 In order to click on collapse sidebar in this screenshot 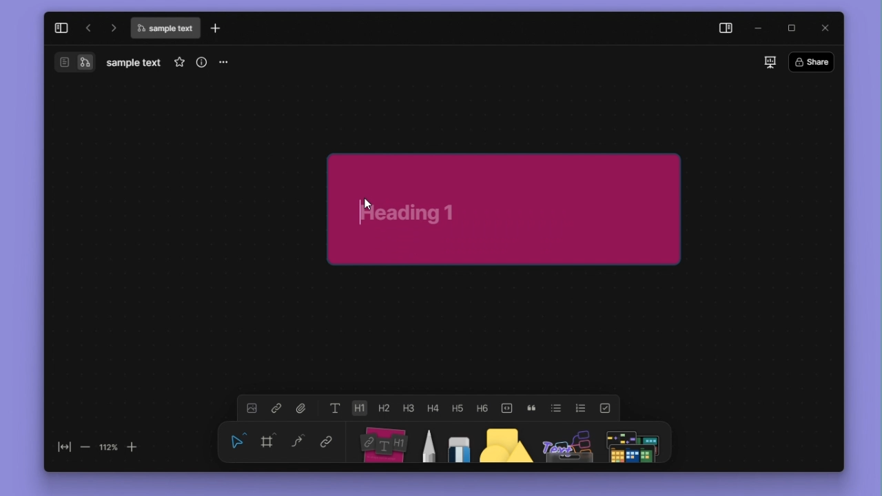, I will do `click(61, 28)`.